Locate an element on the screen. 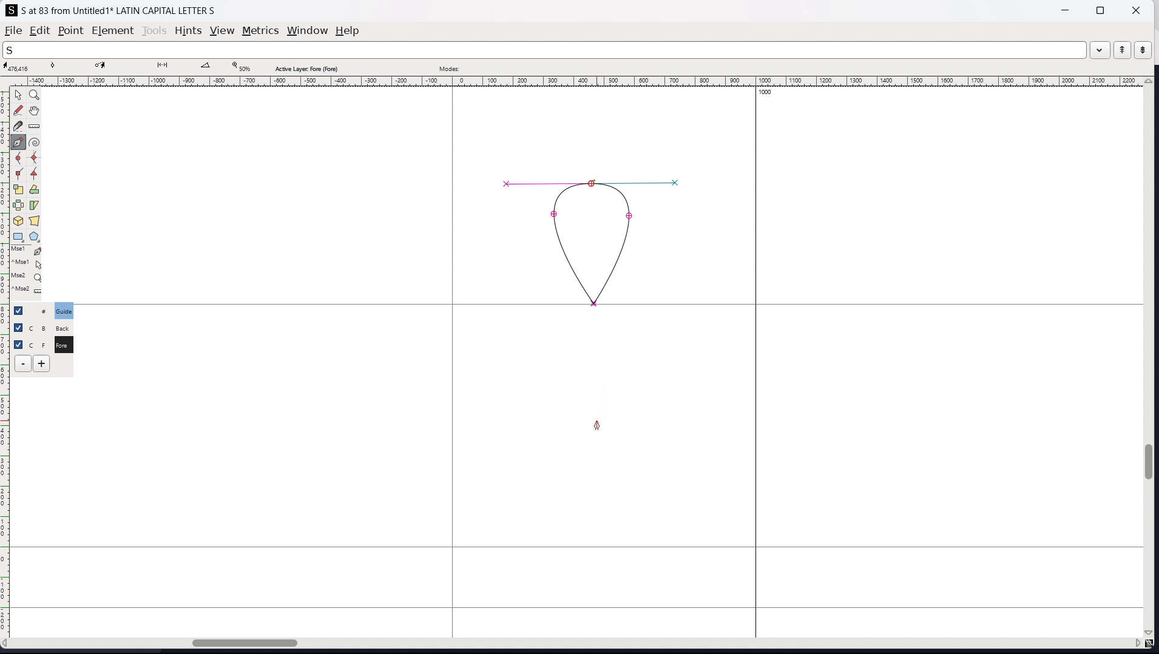  point is located at coordinates (70, 32).